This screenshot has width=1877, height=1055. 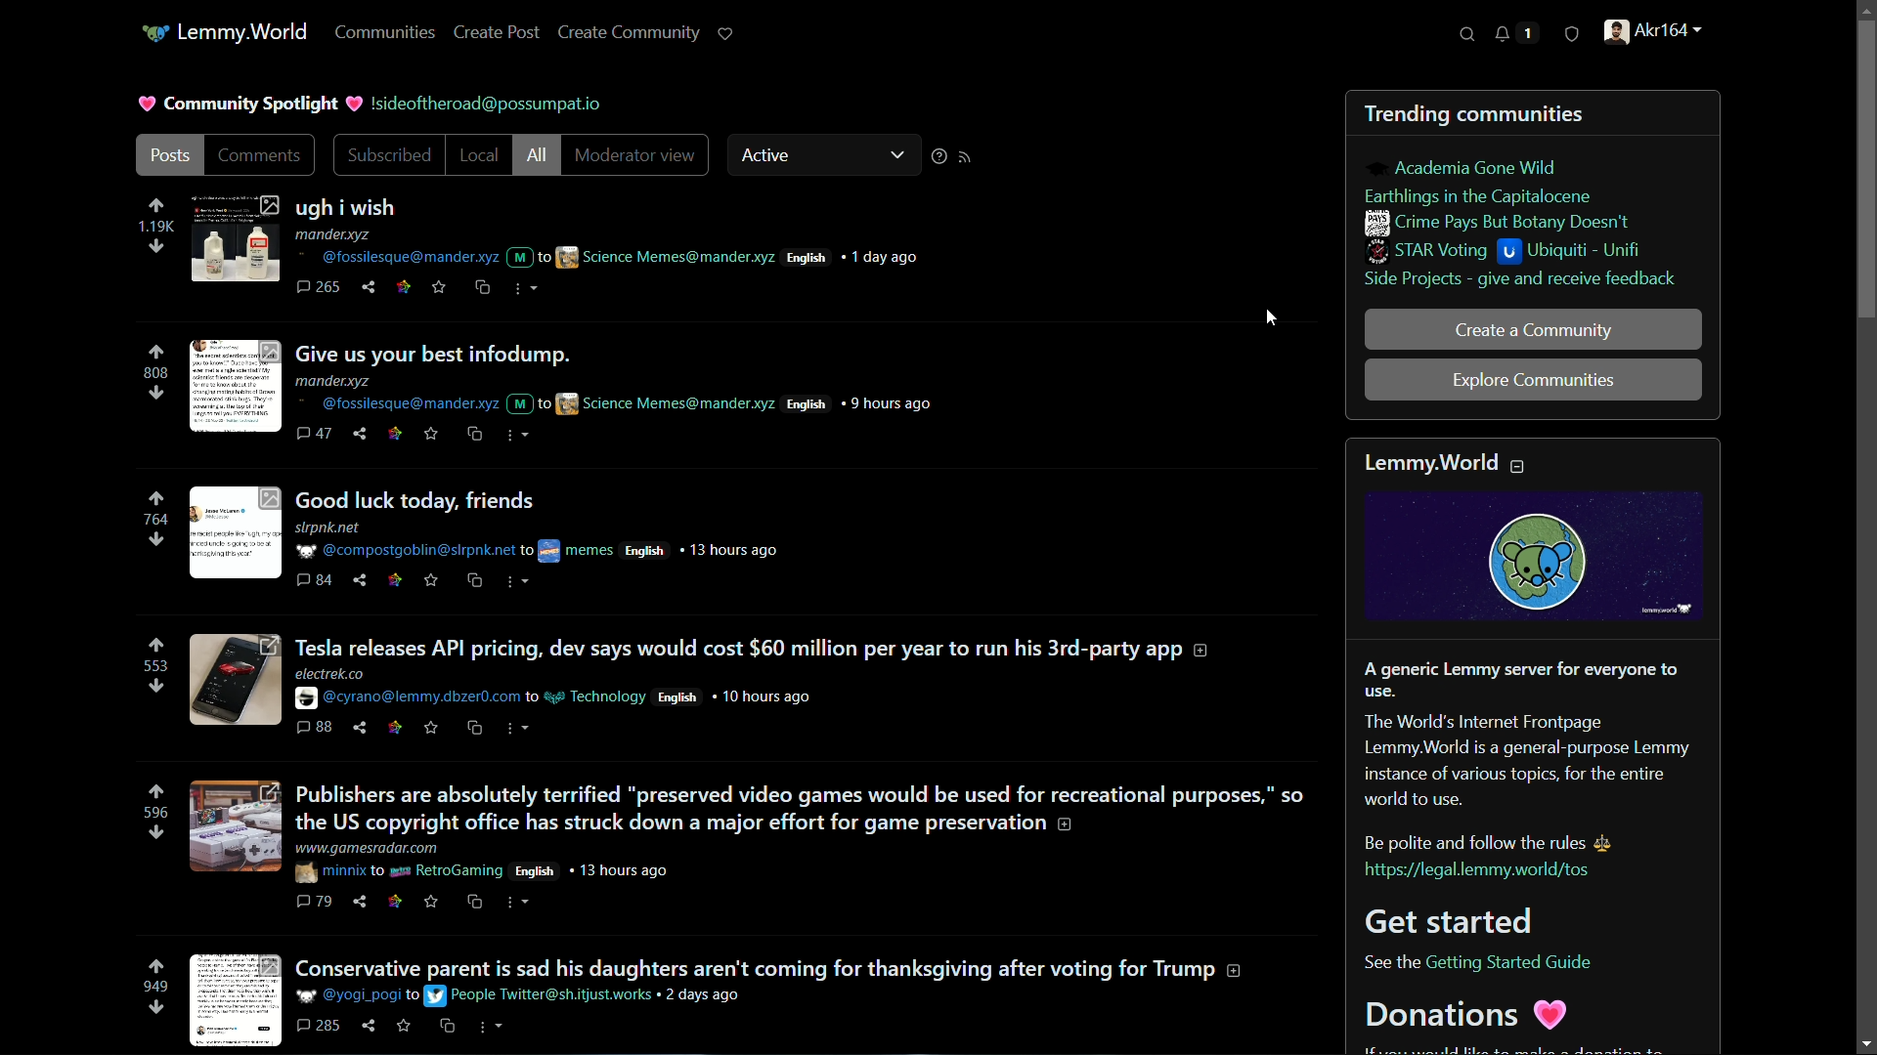 What do you see at coordinates (484, 288) in the screenshot?
I see `cross psot` at bounding box center [484, 288].